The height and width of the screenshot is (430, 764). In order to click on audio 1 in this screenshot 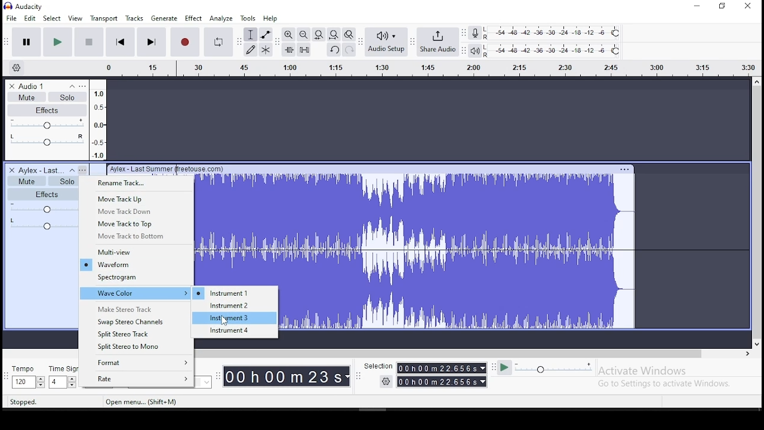, I will do `click(33, 86)`.